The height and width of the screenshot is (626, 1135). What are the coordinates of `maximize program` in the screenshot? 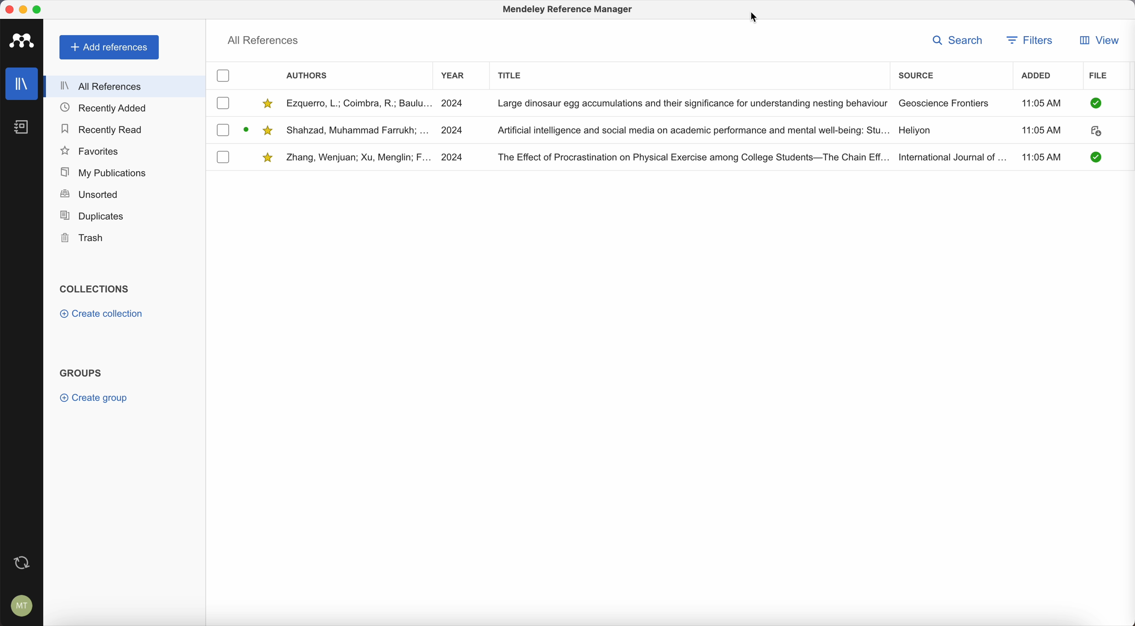 It's located at (39, 9).